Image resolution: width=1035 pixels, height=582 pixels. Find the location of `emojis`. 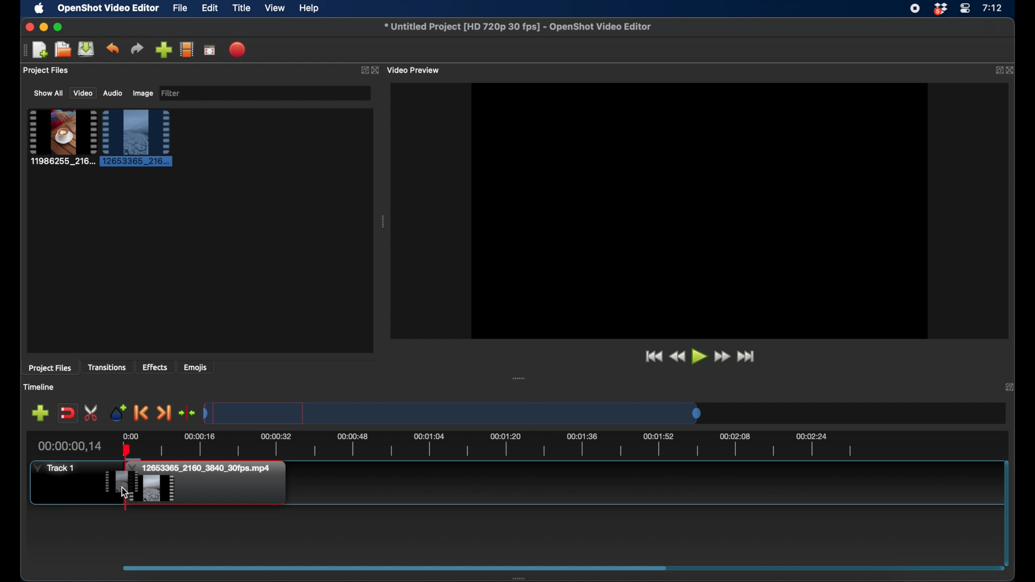

emojis is located at coordinates (196, 367).